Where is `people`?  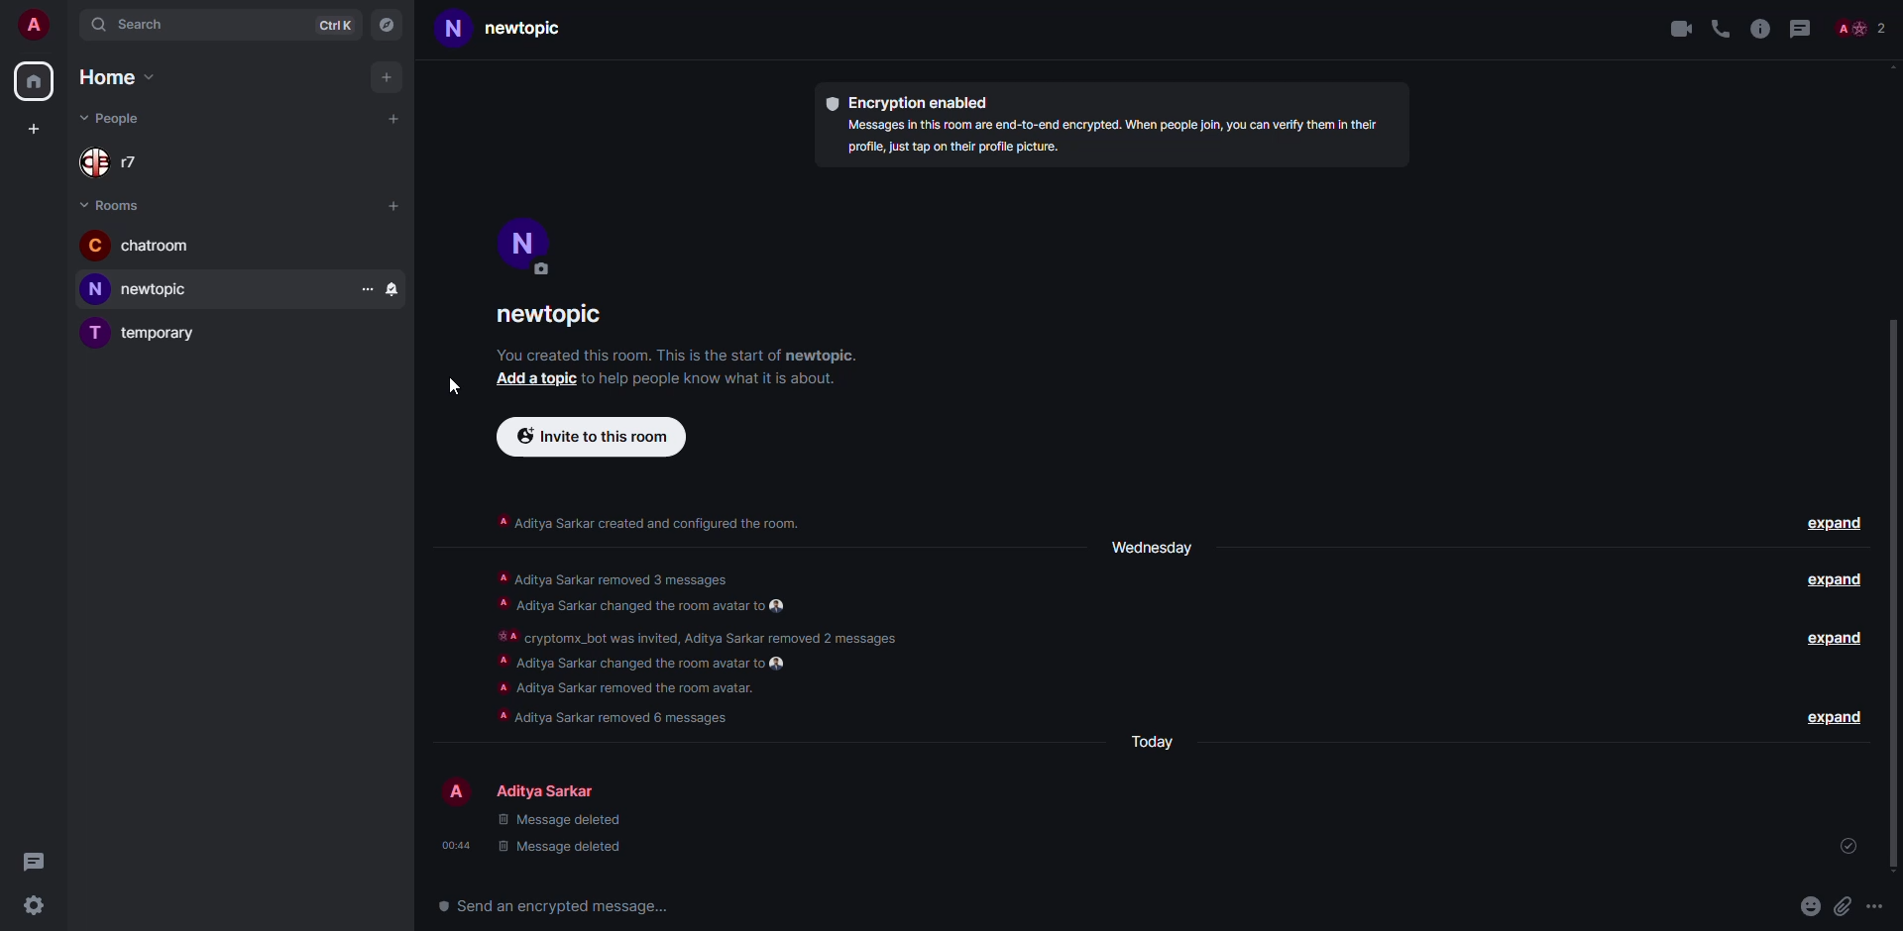 people is located at coordinates (117, 163).